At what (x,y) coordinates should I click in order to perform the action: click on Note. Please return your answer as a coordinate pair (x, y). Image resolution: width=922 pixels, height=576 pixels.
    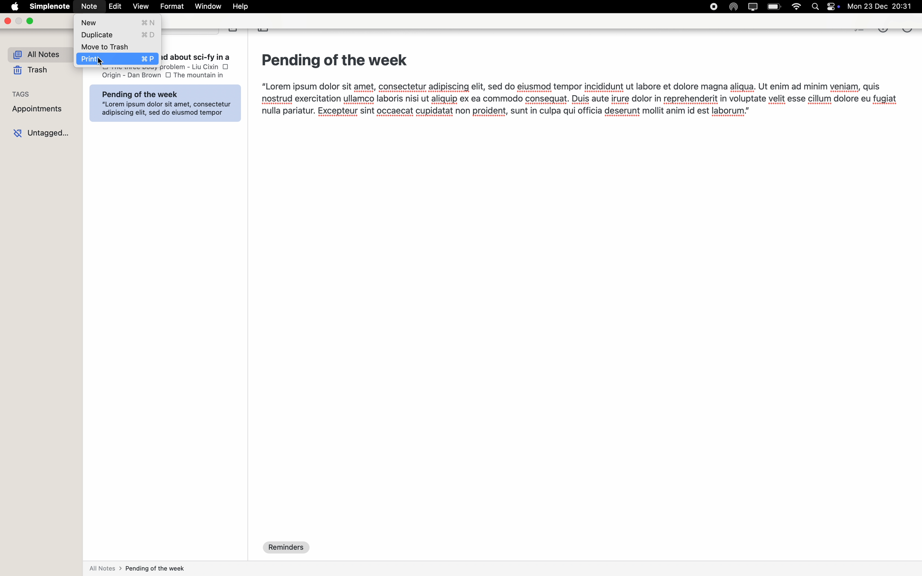
    Looking at the image, I should click on (90, 8).